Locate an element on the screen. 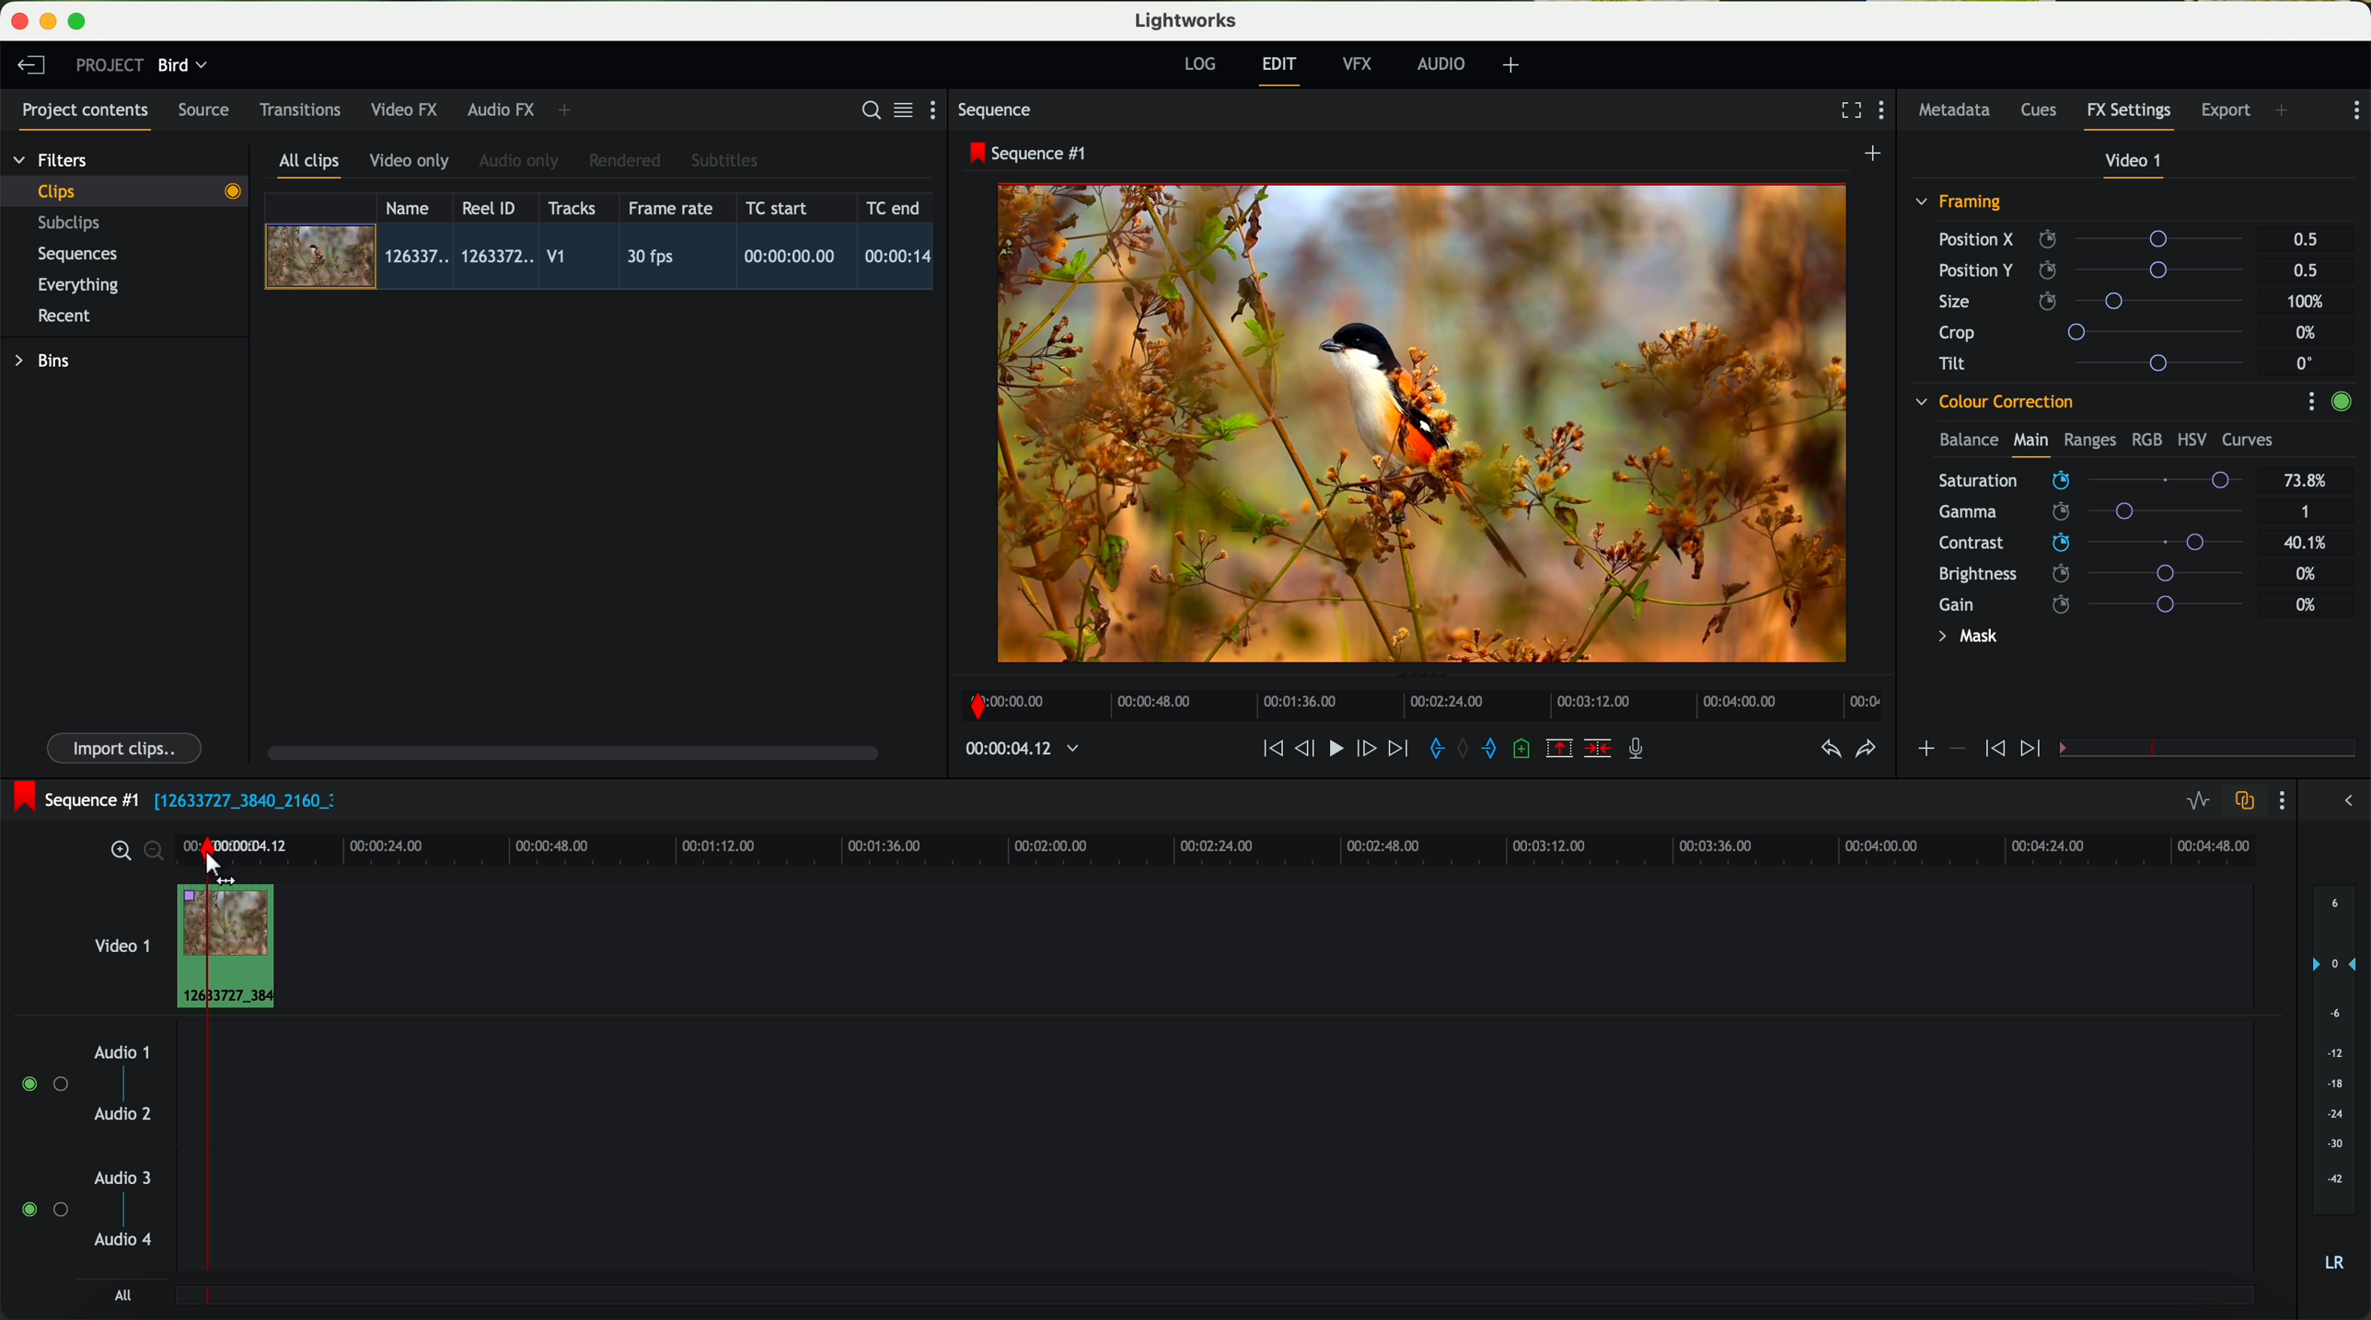 Image resolution: width=2371 pixels, height=1320 pixels. zoom in is located at coordinates (118, 852).